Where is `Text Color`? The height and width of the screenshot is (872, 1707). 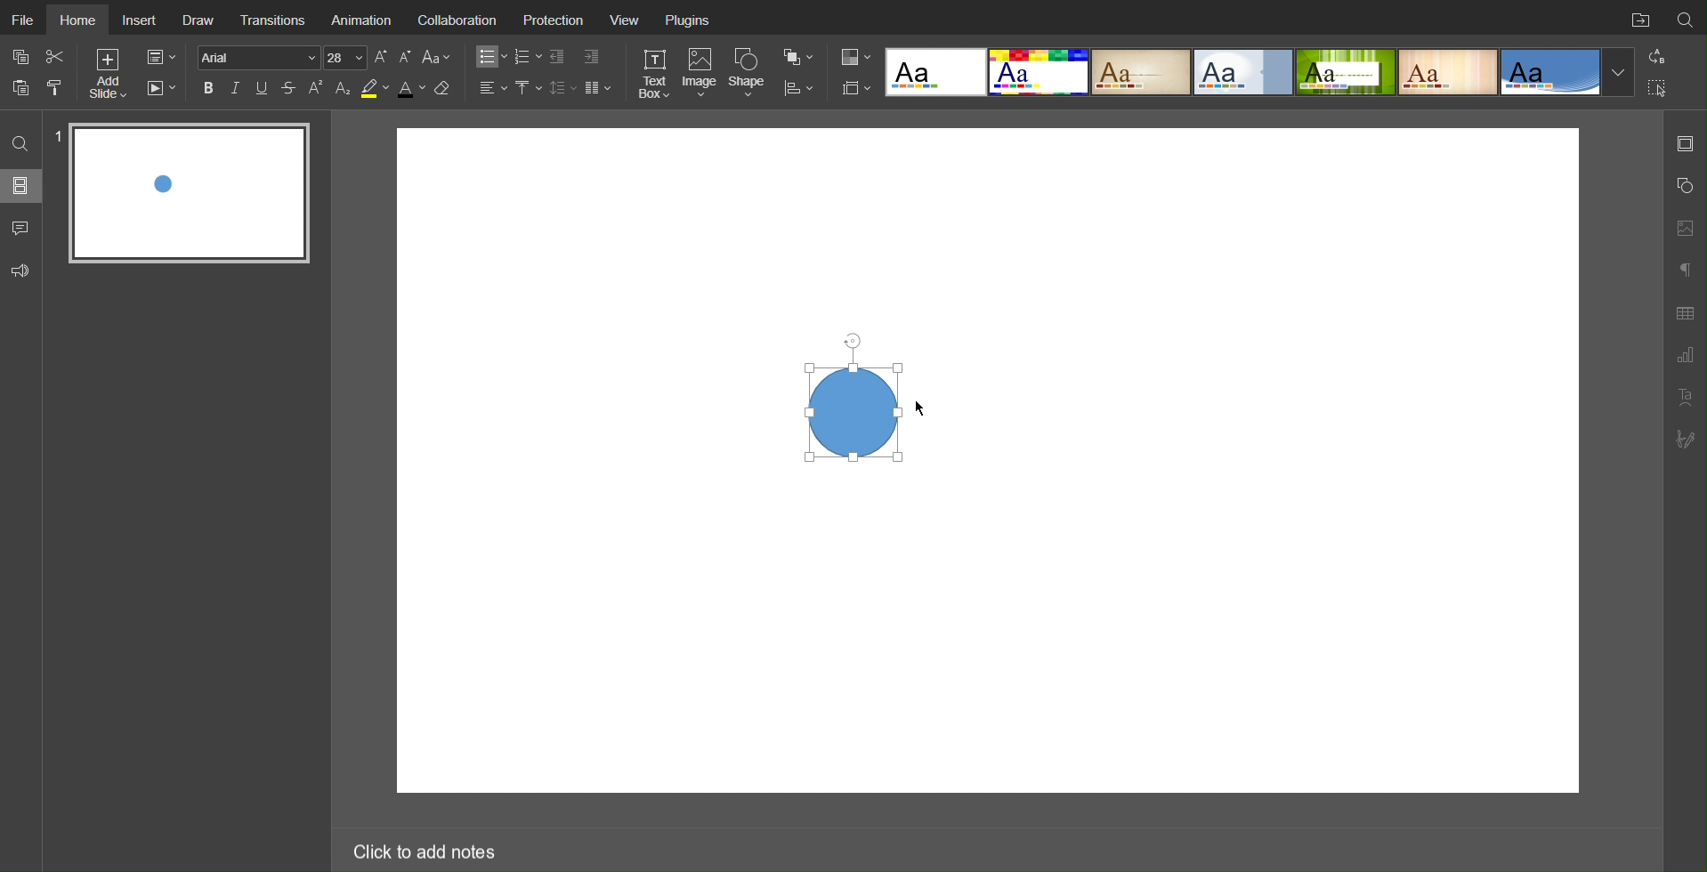 Text Color is located at coordinates (410, 89).